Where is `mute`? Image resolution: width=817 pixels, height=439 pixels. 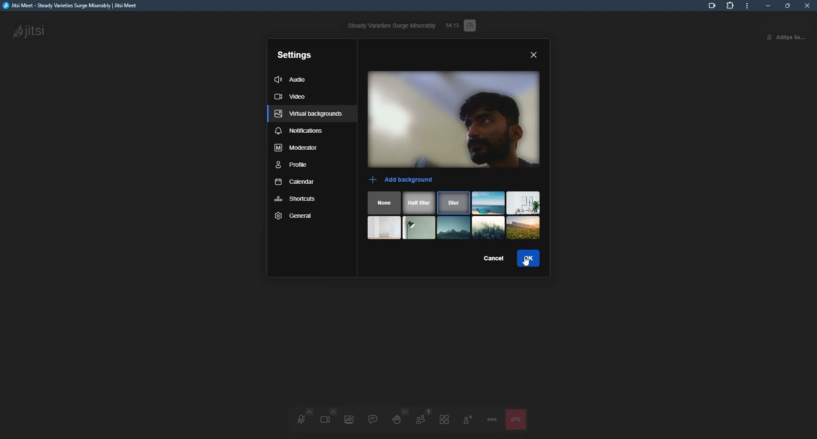 mute is located at coordinates (767, 38).